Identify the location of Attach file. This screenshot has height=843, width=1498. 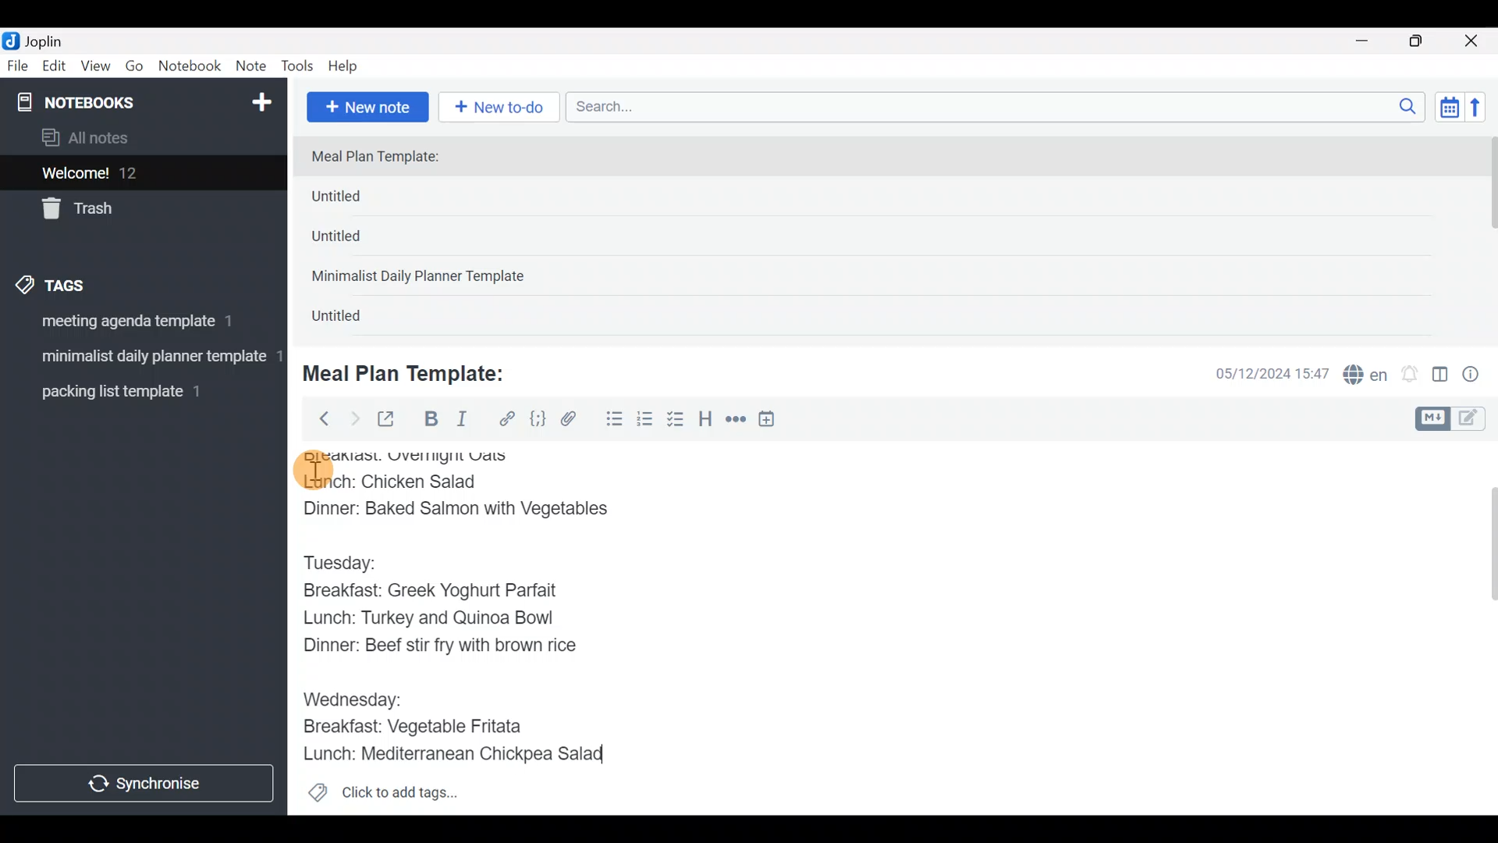
(573, 421).